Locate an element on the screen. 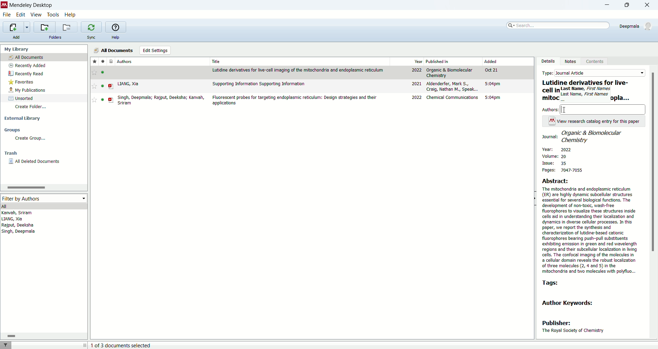 The width and height of the screenshot is (658, 349). type is located at coordinates (548, 73).